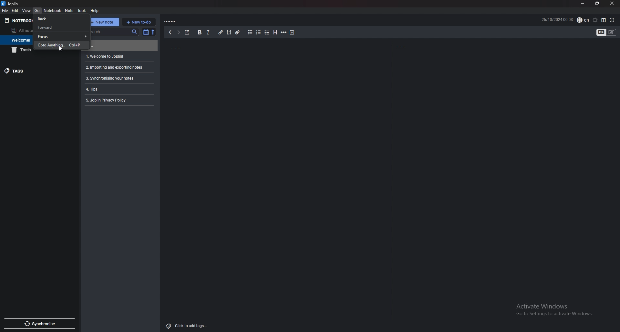 This screenshot has width=620, height=332. What do you see at coordinates (200, 32) in the screenshot?
I see `bold` at bounding box center [200, 32].